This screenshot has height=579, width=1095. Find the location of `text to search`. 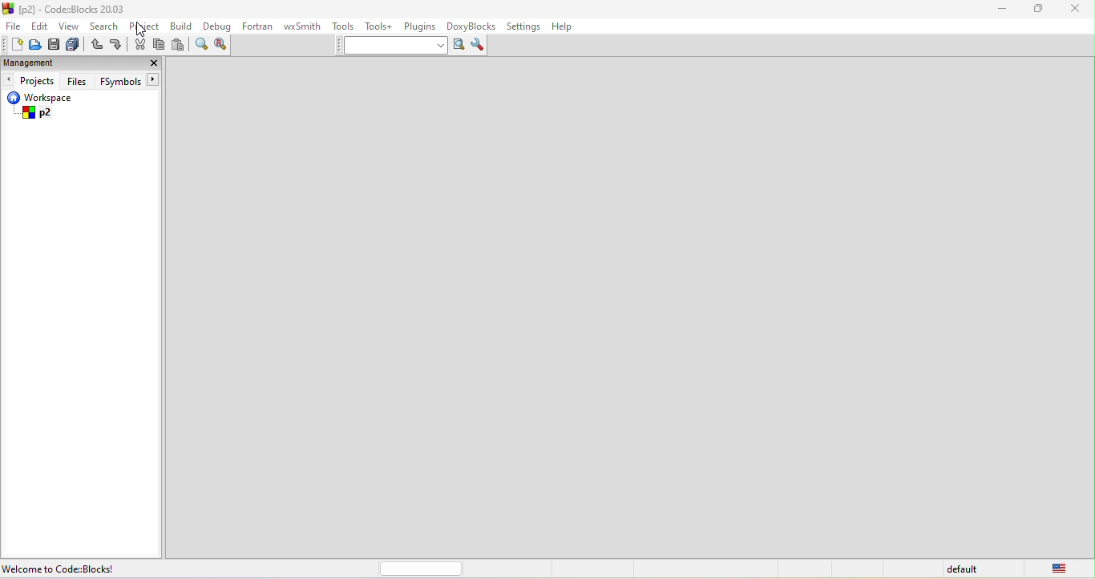

text to search is located at coordinates (392, 47).